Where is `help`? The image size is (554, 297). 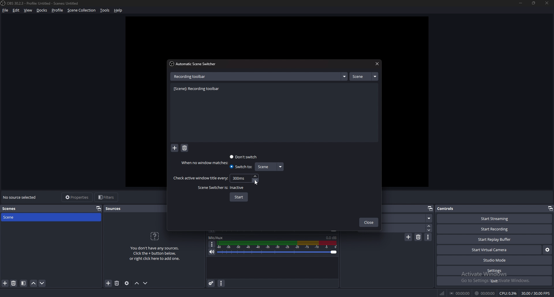
help is located at coordinates (118, 11).